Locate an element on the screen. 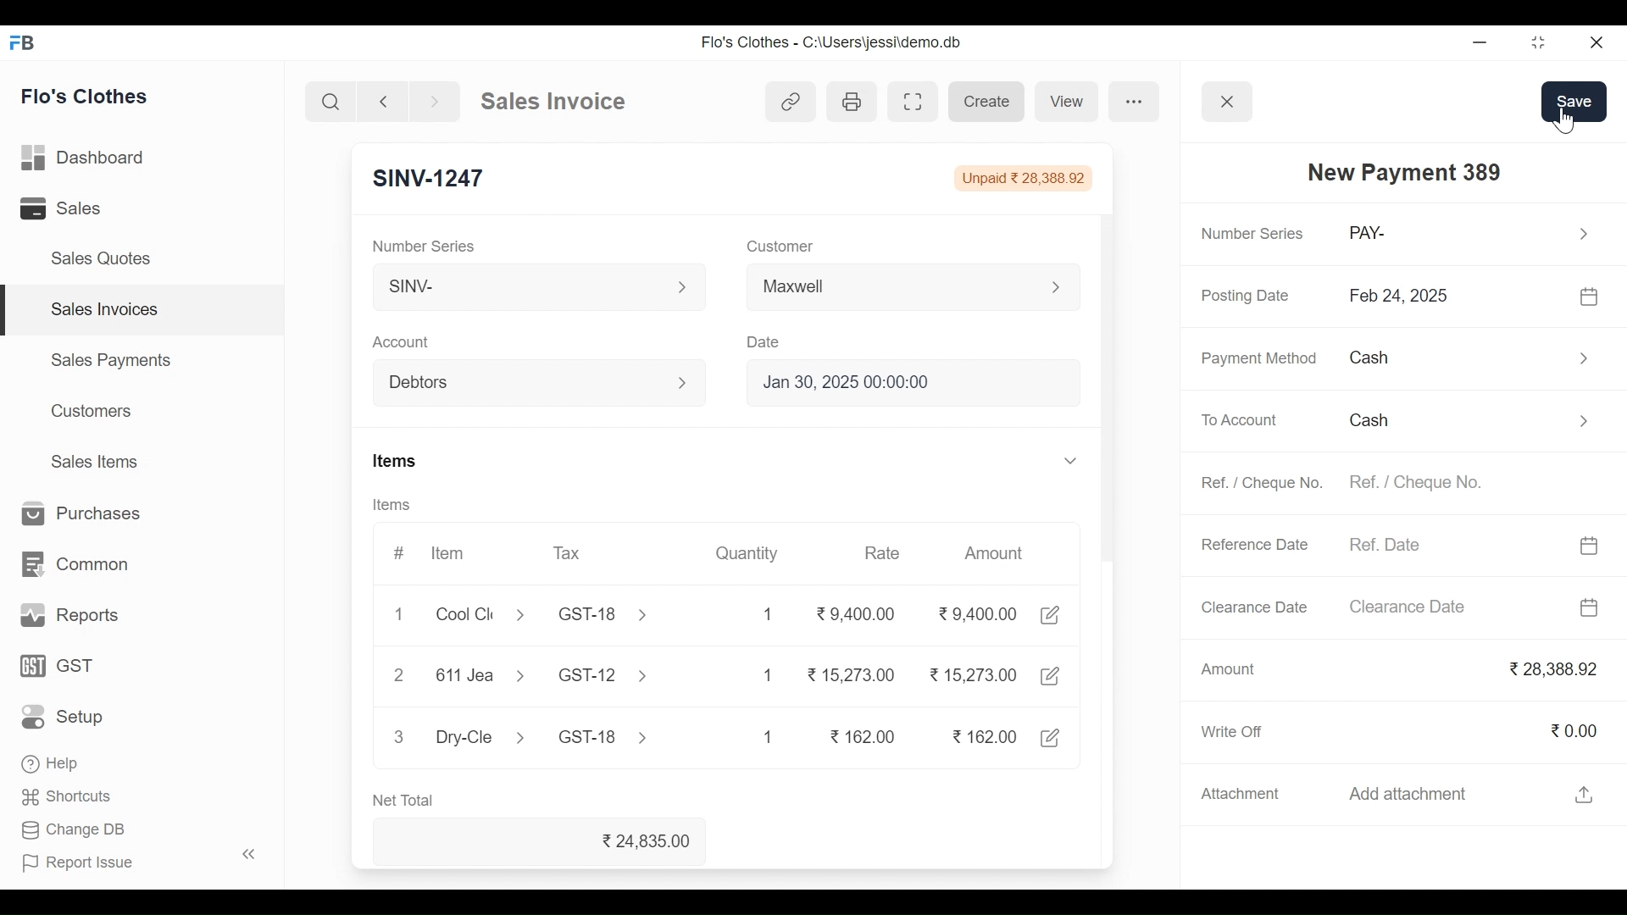  Shortcuts is located at coordinates (68, 800).